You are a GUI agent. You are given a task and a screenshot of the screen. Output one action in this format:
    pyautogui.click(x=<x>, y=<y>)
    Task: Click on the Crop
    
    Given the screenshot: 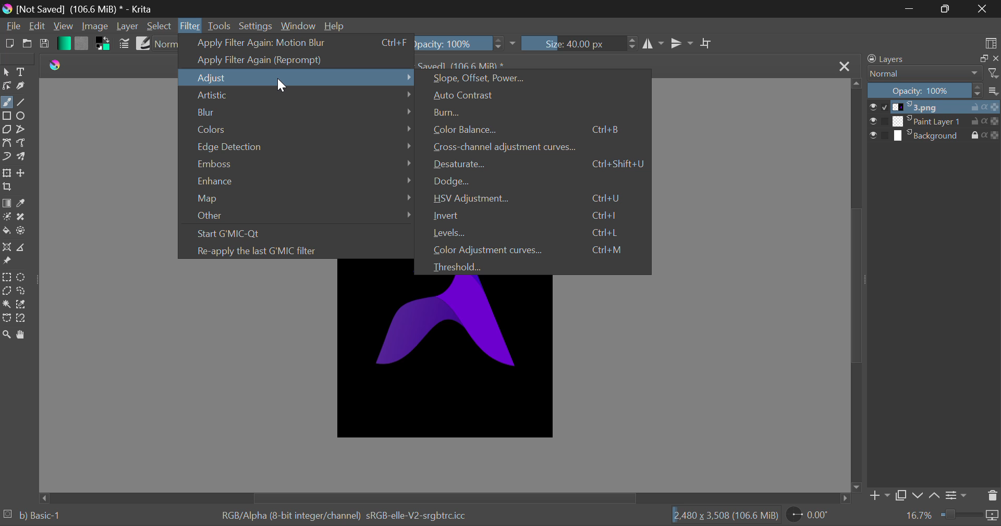 What is the action you would take?
    pyautogui.click(x=705, y=43)
    